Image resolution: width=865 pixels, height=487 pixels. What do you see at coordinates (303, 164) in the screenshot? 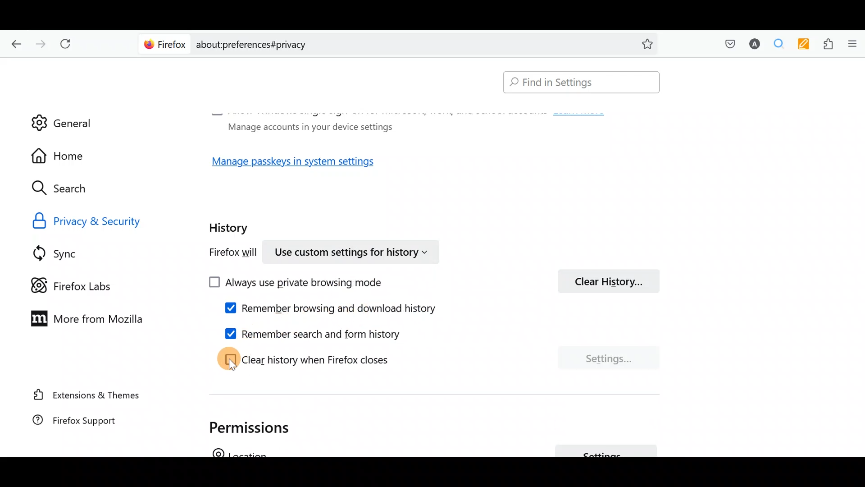
I see `Manage passkeys in system settings` at bounding box center [303, 164].